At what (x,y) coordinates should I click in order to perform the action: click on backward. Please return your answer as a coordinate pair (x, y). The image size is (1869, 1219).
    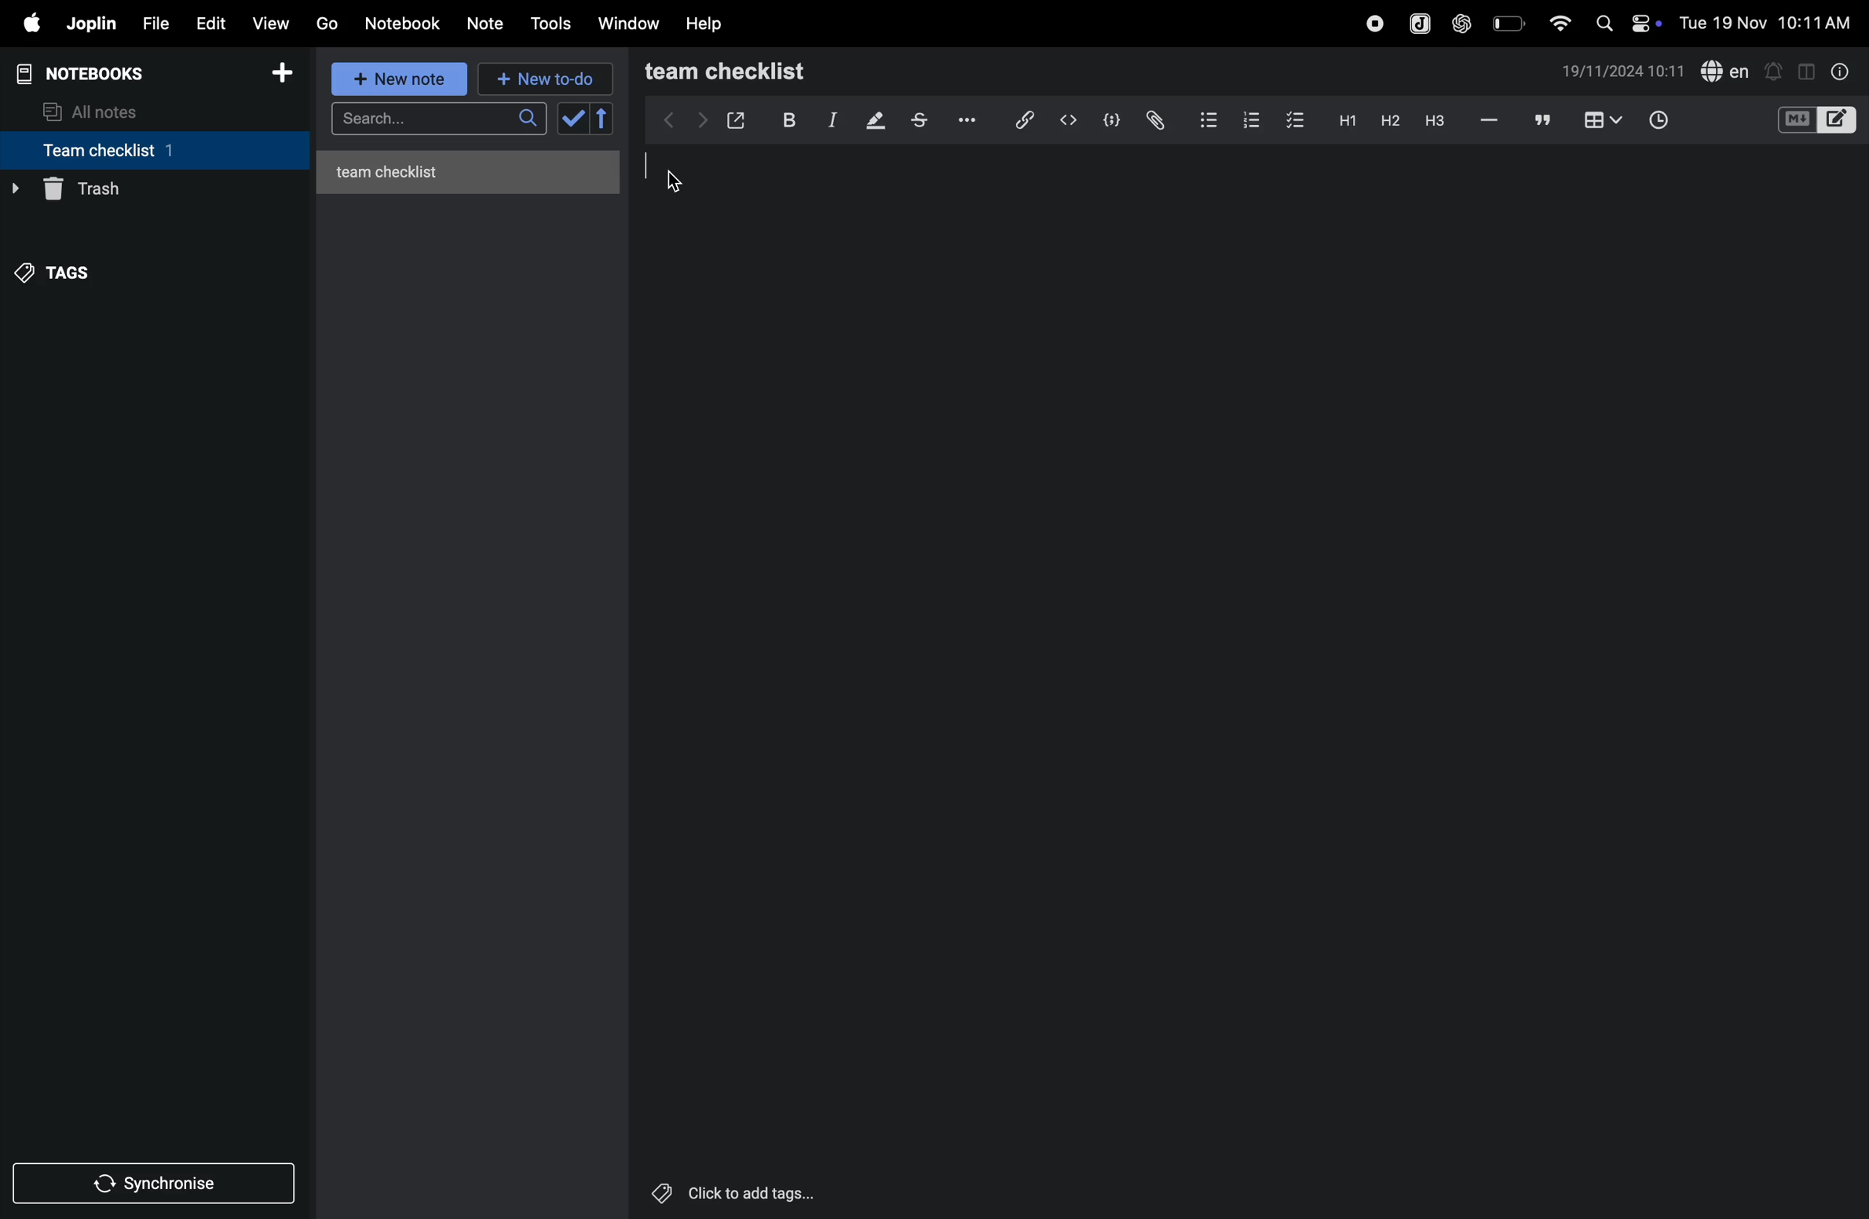
    Looking at the image, I should click on (660, 119).